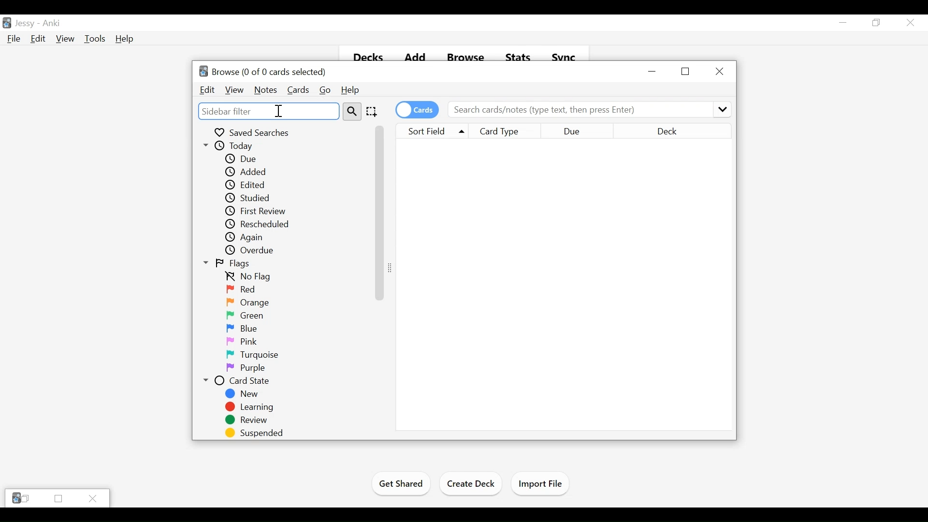  Describe the element at coordinates (248, 198) in the screenshot. I see `Studie` at that location.